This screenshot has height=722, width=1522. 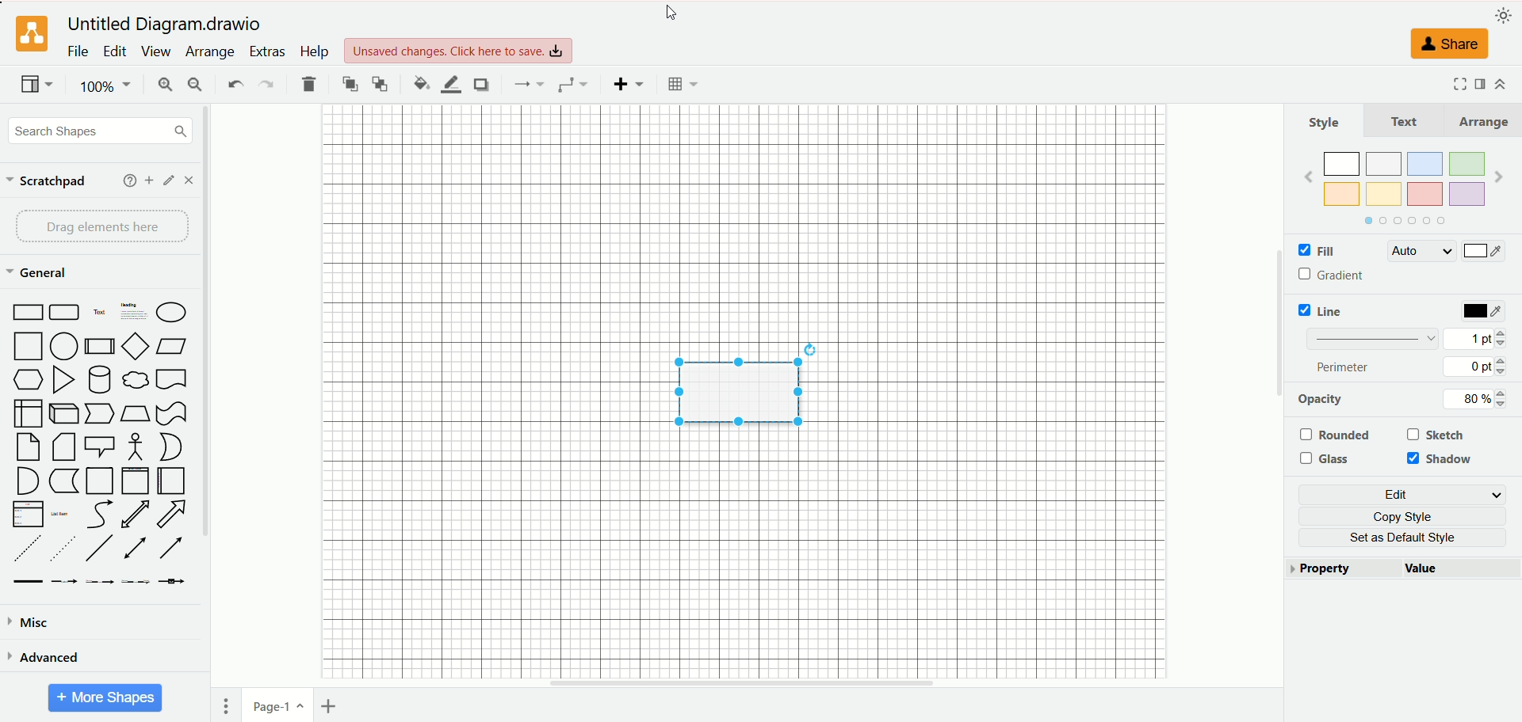 What do you see at coordinates (743, 683) in the screenshot?
I see `horizontal scroll bar` at bounding box center [743, 683].